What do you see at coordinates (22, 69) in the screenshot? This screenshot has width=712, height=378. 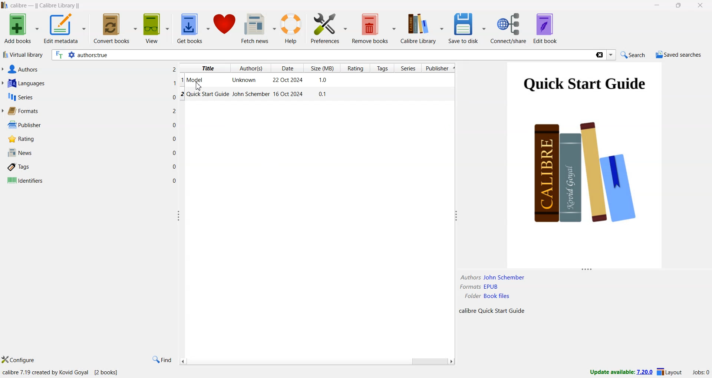 I see `authors` at bounding box center [22, 69].